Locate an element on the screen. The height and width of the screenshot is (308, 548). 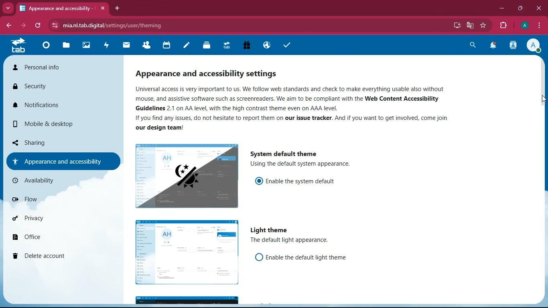
mobile is located at coordinates (41, 126).